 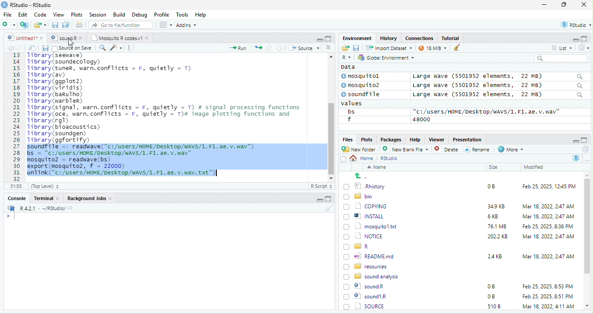 I want to click on 76.1 MB, so click(x=497, y=226).